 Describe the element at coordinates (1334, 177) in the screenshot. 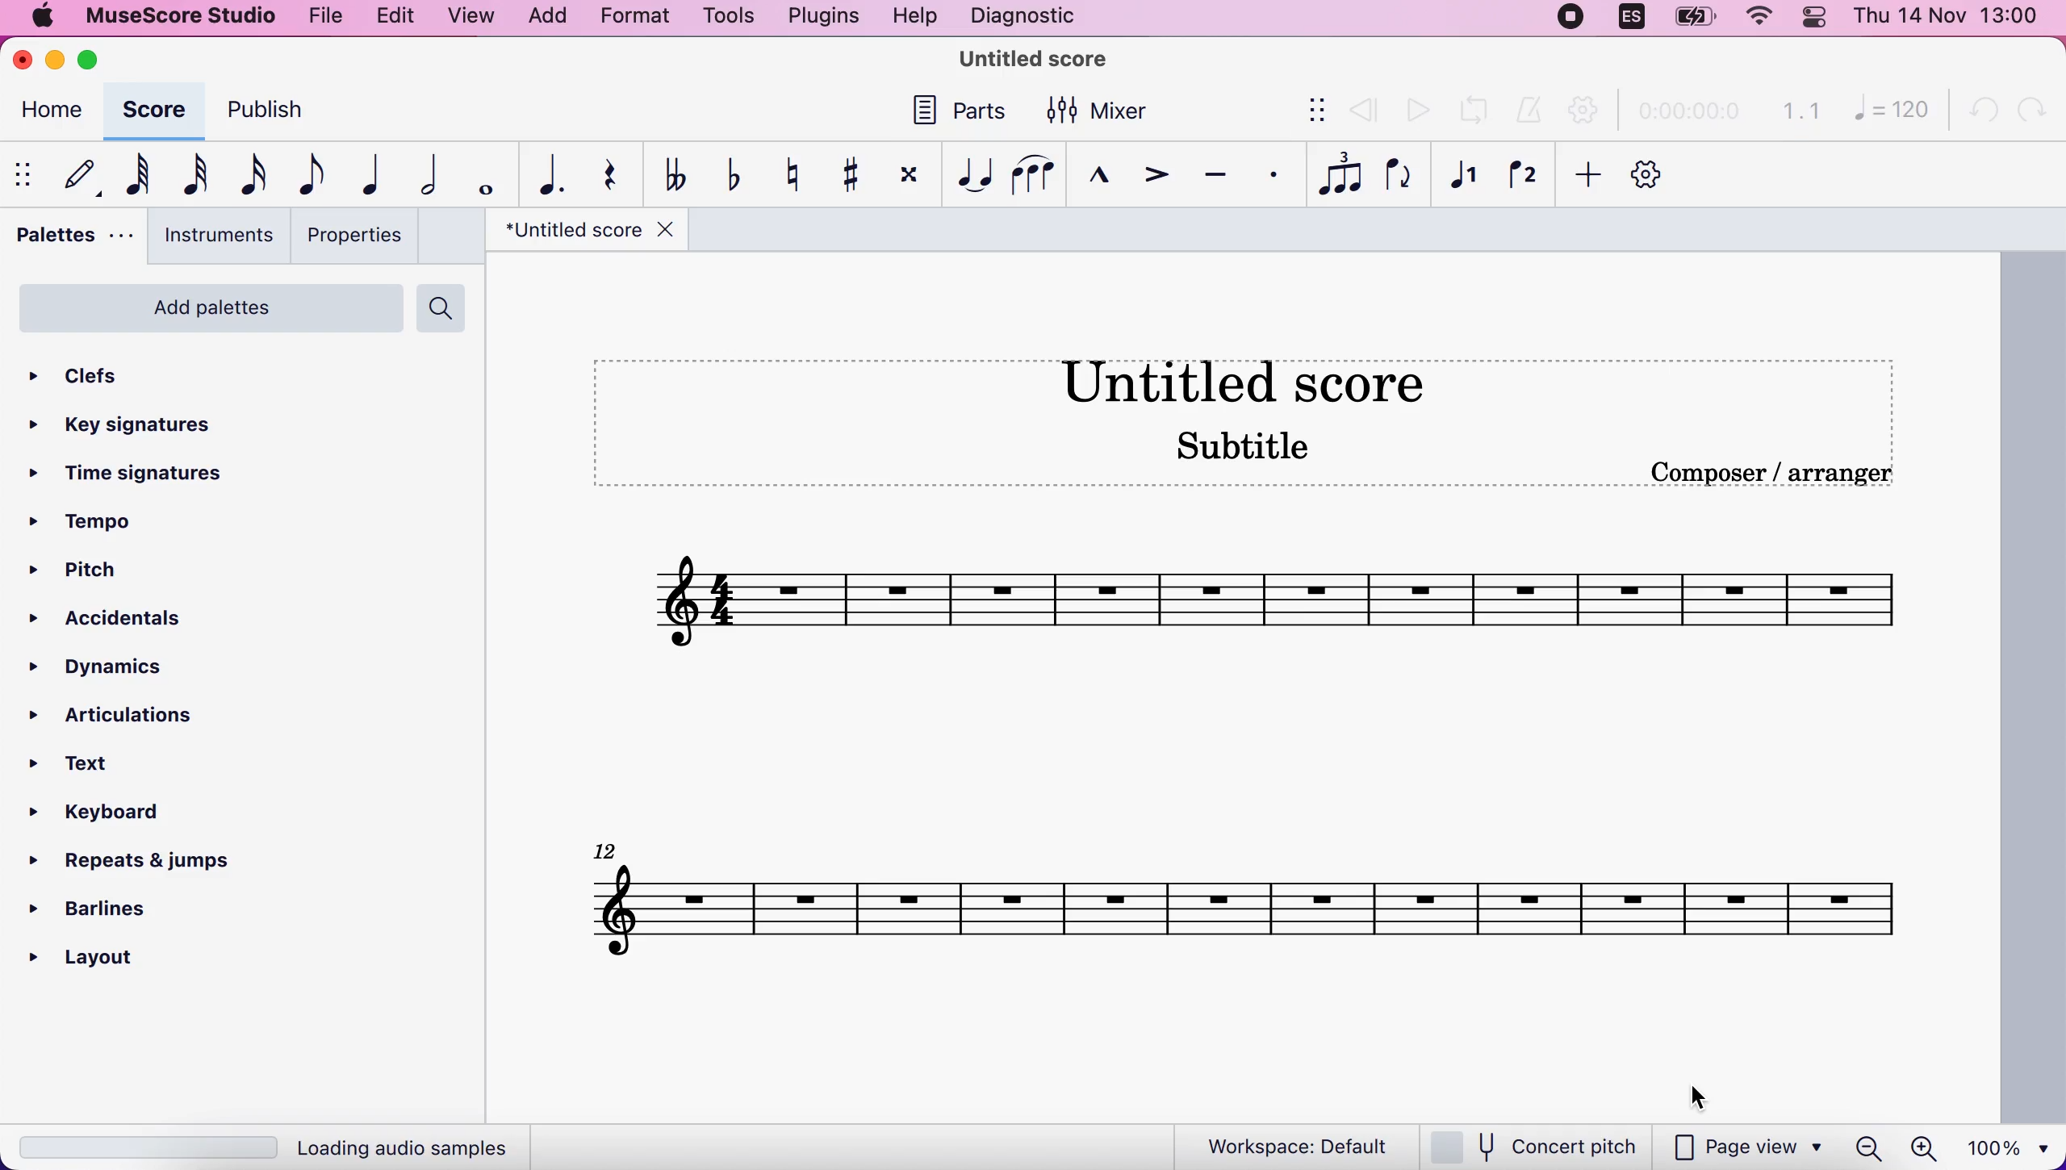

I see `tuples` at that location.